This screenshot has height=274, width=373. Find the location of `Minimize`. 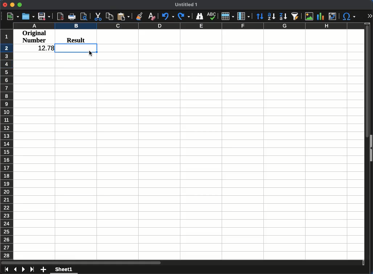

Minimize is located at coordinates (12, 5).